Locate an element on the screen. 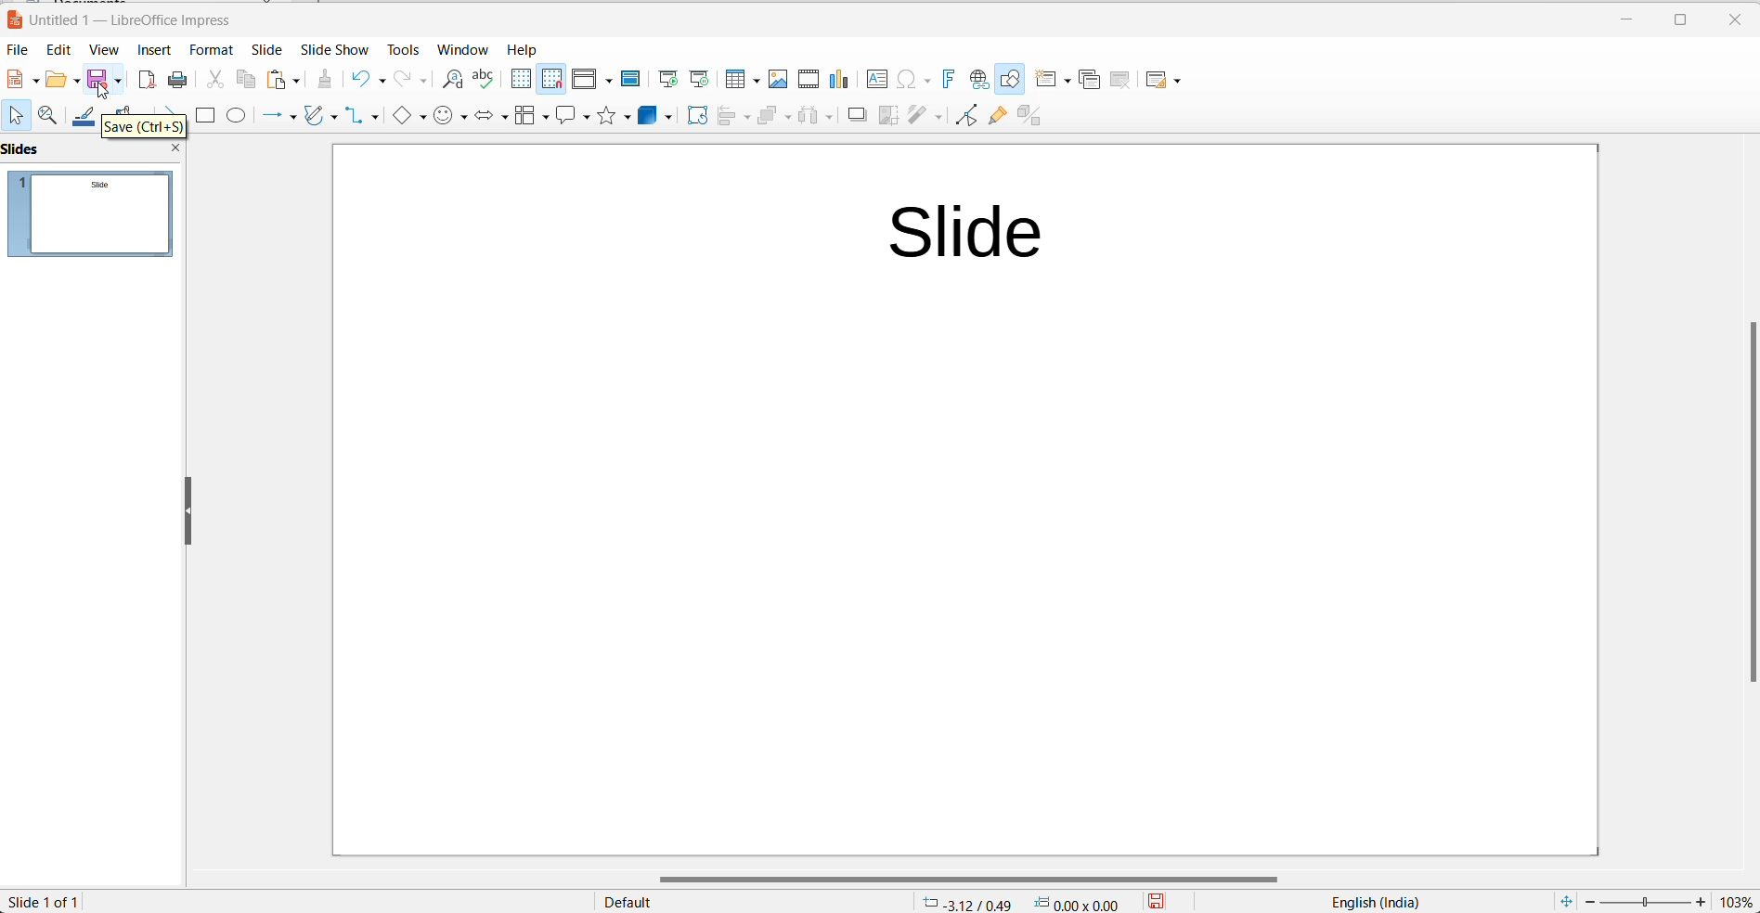 This screenshot has width=1760, height=913. slide show is located at coordinates (331, 51).